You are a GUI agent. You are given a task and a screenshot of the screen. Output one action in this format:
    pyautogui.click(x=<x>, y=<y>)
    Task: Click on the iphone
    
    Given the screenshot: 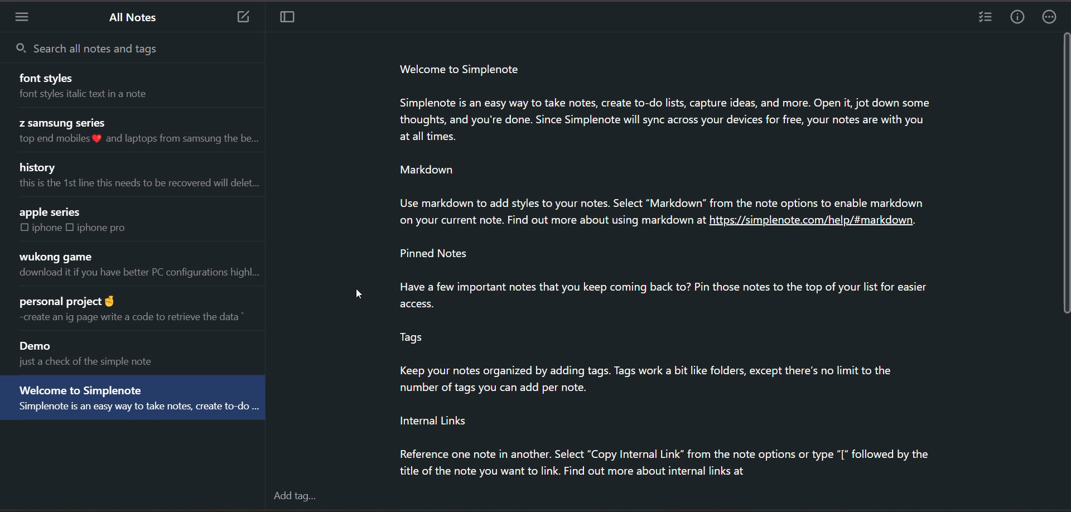 What is the action you would take?
    pyautogui.click(x=48, y=229)
    